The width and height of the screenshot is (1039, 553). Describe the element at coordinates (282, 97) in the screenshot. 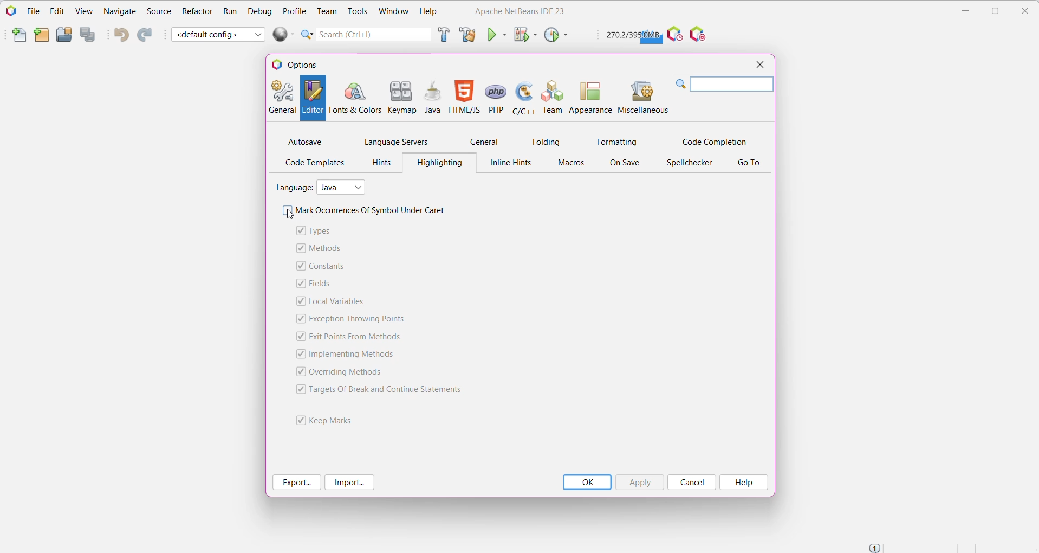

I see `General` at that location.